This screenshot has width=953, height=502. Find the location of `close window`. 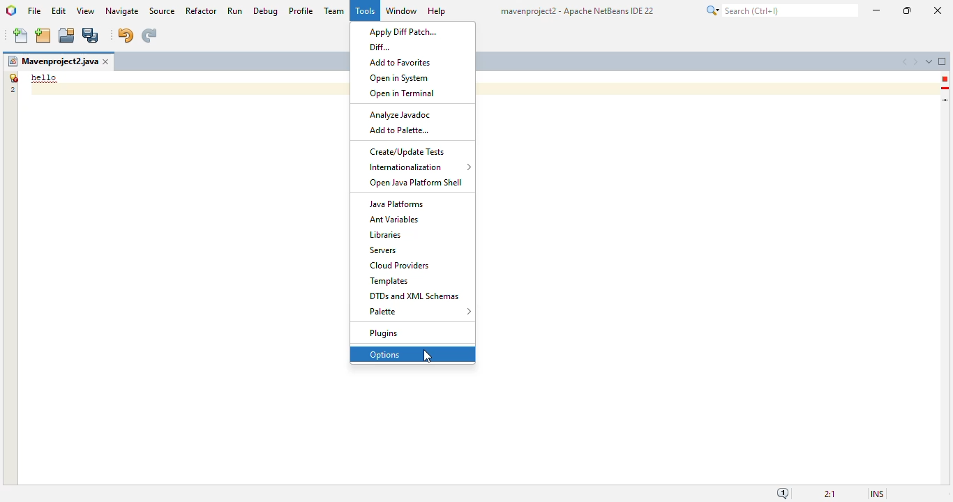

close window is located at coordinates (107, 61).